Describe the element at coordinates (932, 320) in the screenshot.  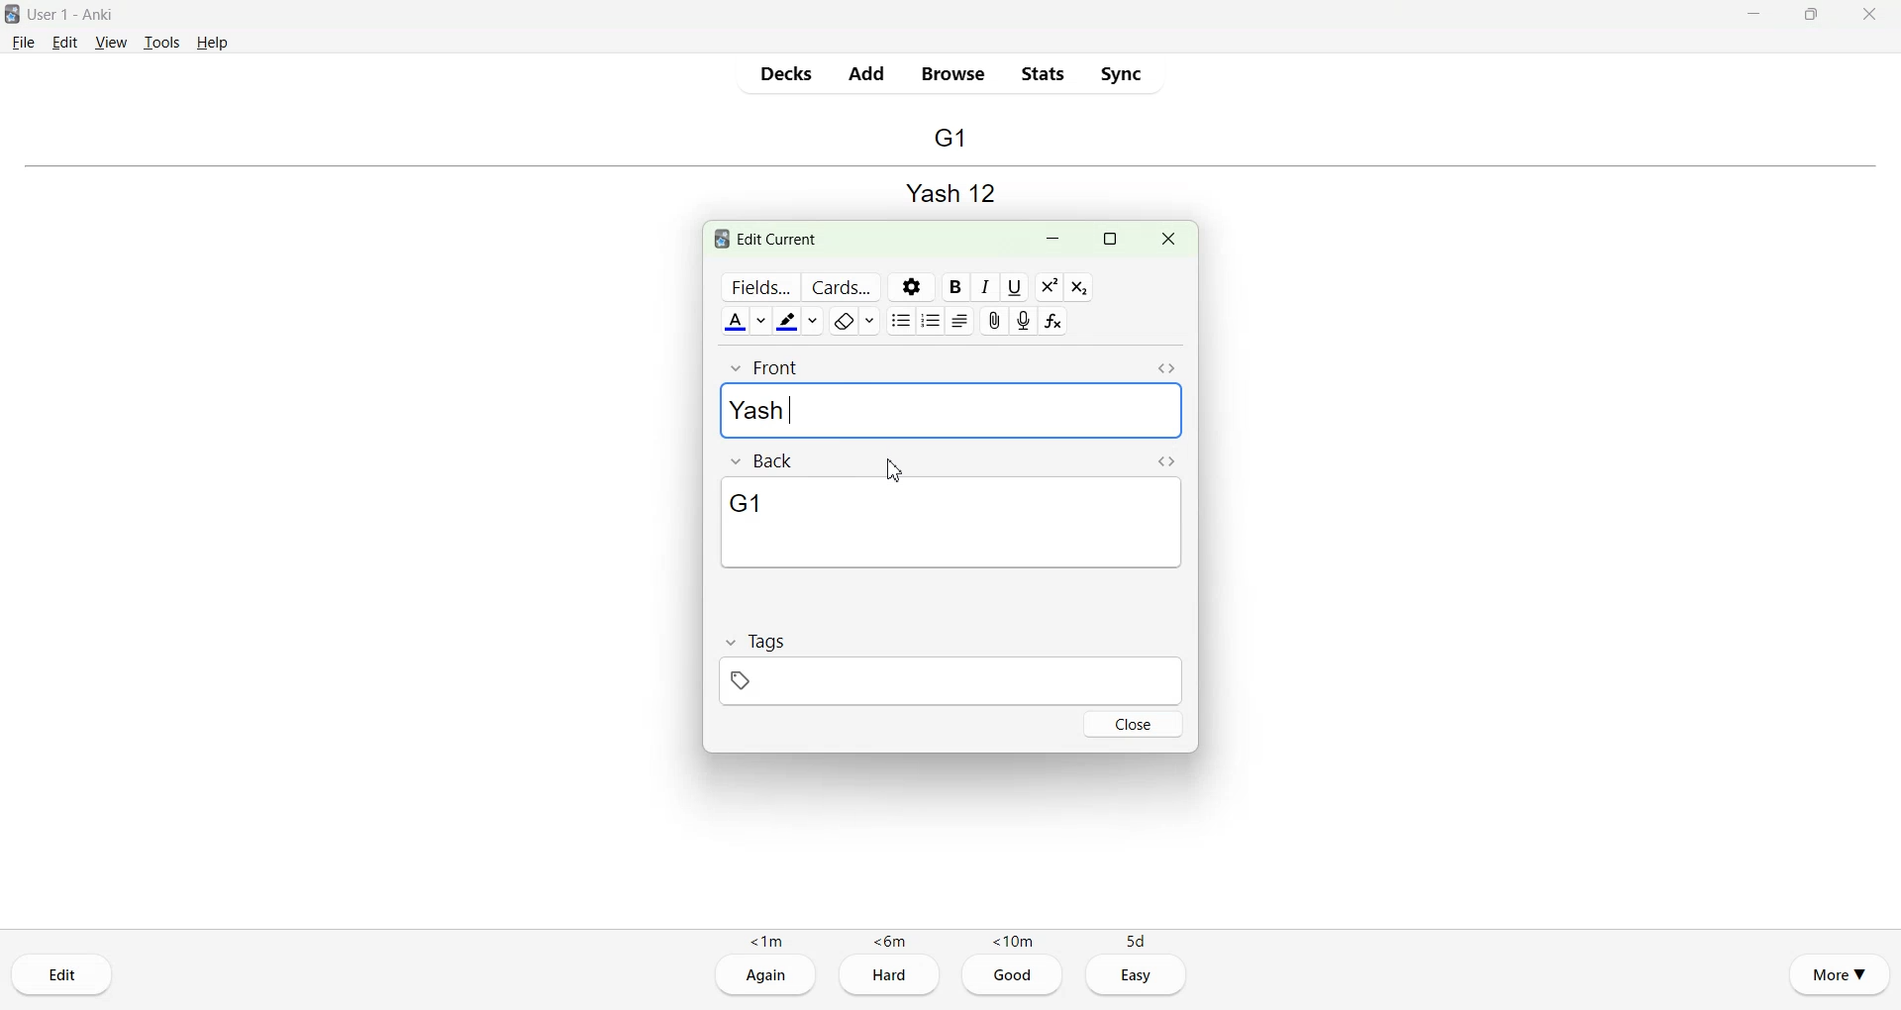
I see `Ordered list` at that location.